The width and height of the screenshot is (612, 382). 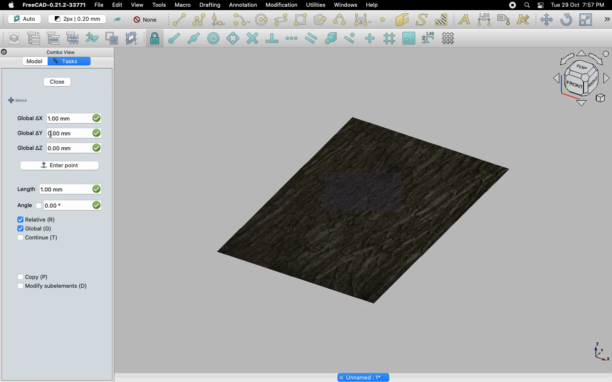 What do you see at coordinates (40, 62) in the screenshot?
I see `Model` at bounding box center [40, 62].